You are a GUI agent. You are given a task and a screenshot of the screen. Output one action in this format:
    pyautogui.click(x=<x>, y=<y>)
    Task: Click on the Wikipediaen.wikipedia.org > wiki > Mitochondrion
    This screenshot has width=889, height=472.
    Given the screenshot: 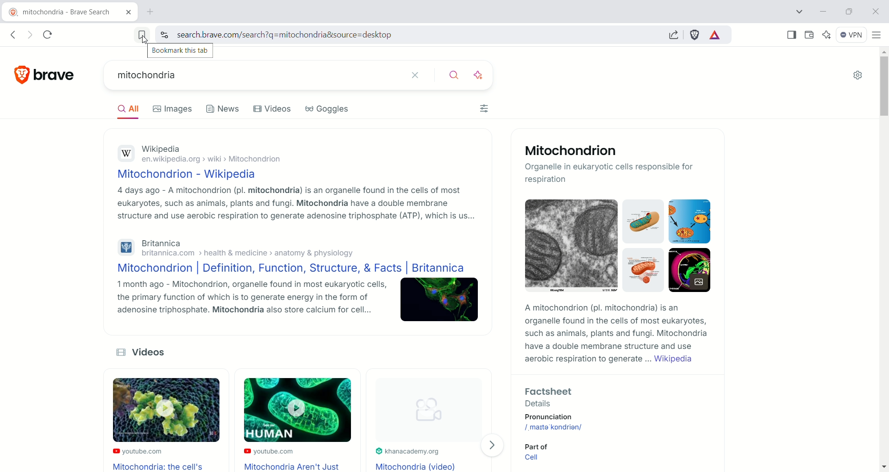 What is the action you would take?
    pyautogui.click(x=207, y=152)
    